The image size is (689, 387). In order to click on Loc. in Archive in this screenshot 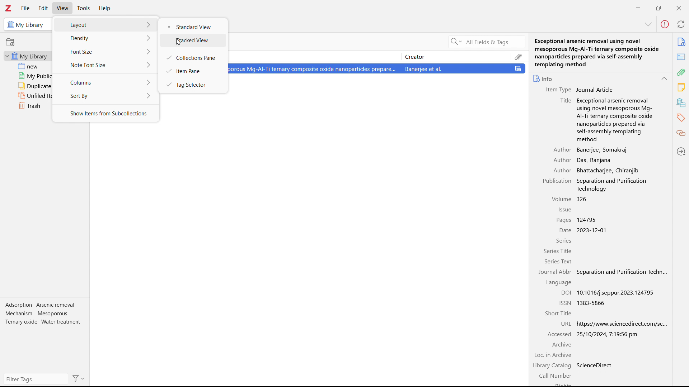, I will do `click(553, 355)`.